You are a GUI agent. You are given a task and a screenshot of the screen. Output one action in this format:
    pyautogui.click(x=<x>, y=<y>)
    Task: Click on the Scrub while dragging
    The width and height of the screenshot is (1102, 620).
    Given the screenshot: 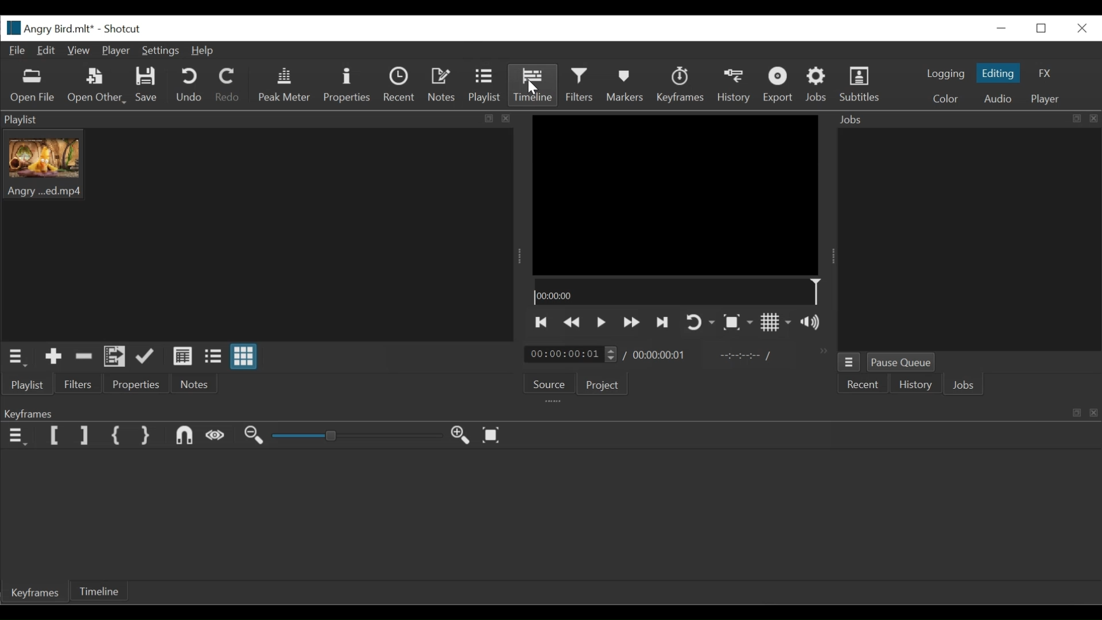 What is the action you would take?
    pyautogui.click(x=216, y=436)
    